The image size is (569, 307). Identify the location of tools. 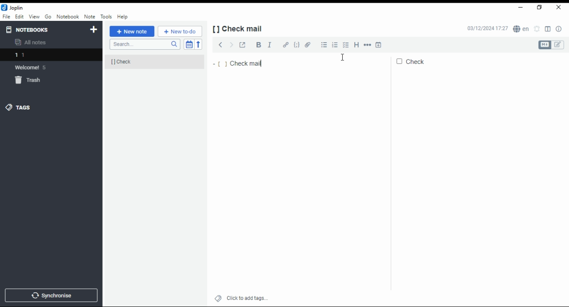
(107, 17).